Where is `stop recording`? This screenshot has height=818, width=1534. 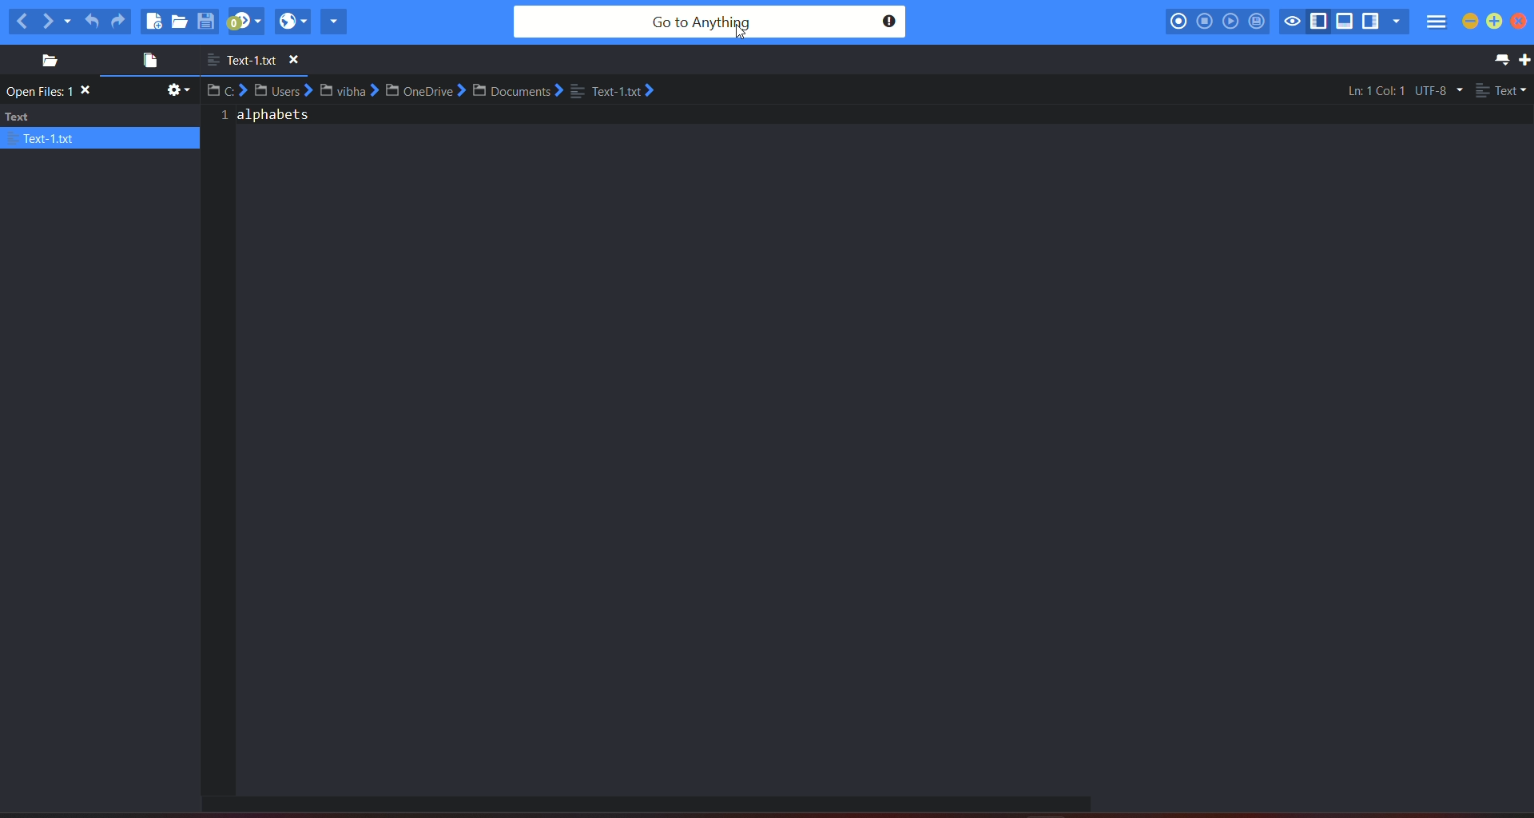
stop recording is located at coordinates (1203, 21).